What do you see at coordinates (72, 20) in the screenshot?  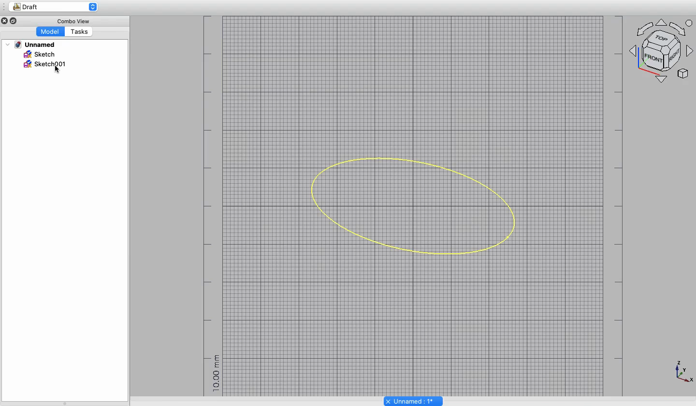 I see `Combo View` at bounding box center [72, 20].